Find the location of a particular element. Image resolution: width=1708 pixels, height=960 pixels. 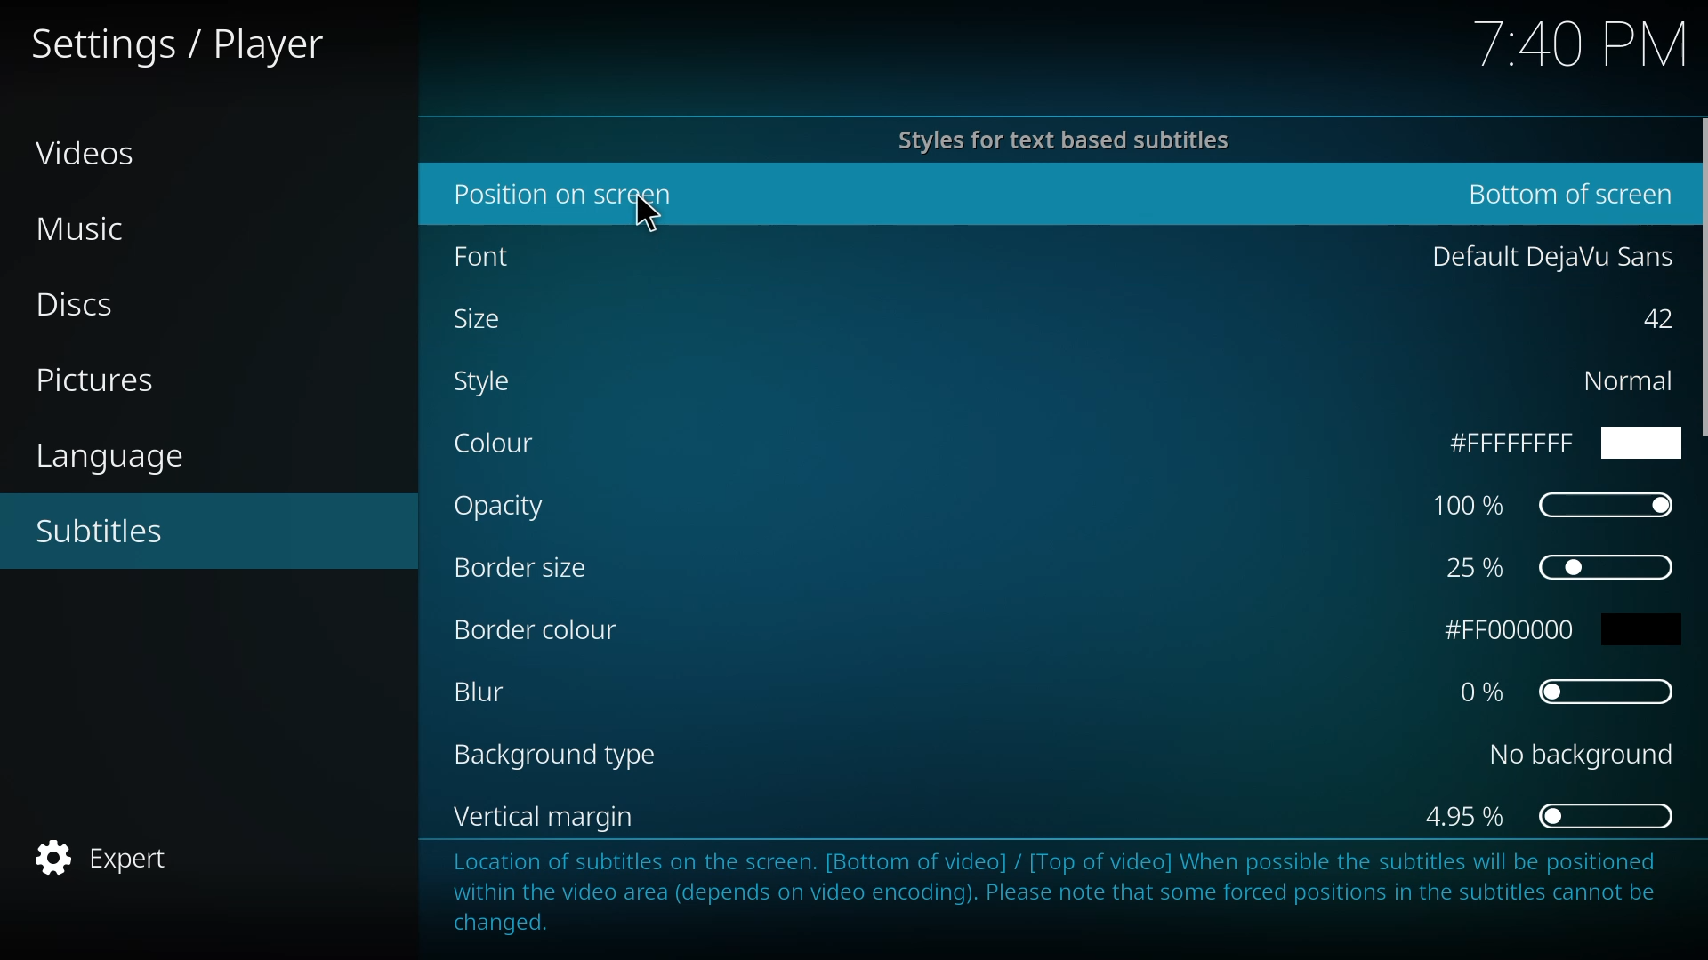

discs is located at coordinates (77, 307).